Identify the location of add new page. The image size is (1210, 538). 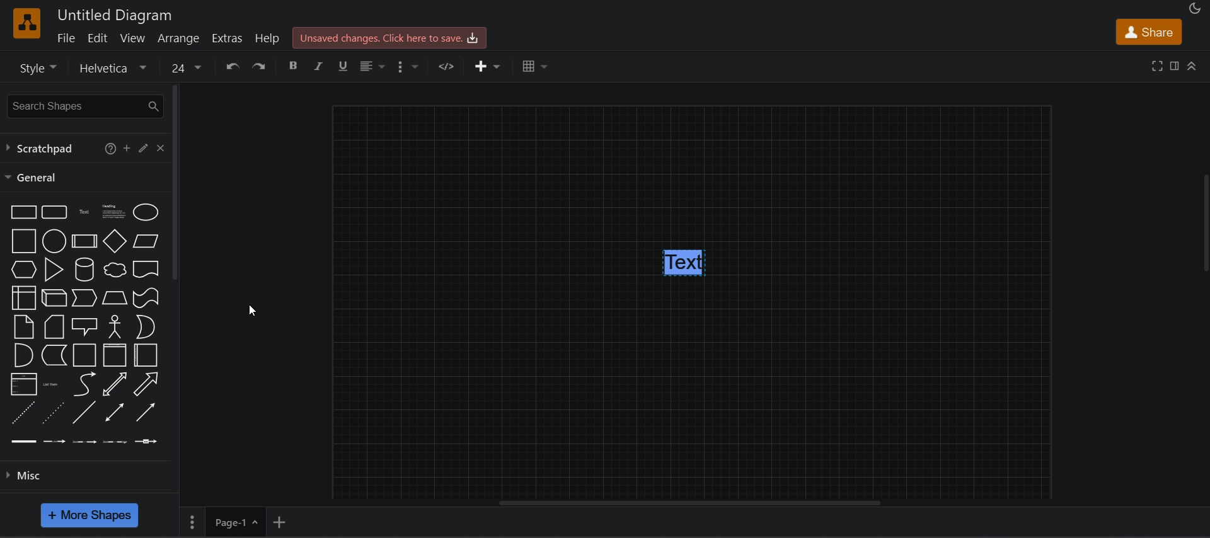
(280, 522).